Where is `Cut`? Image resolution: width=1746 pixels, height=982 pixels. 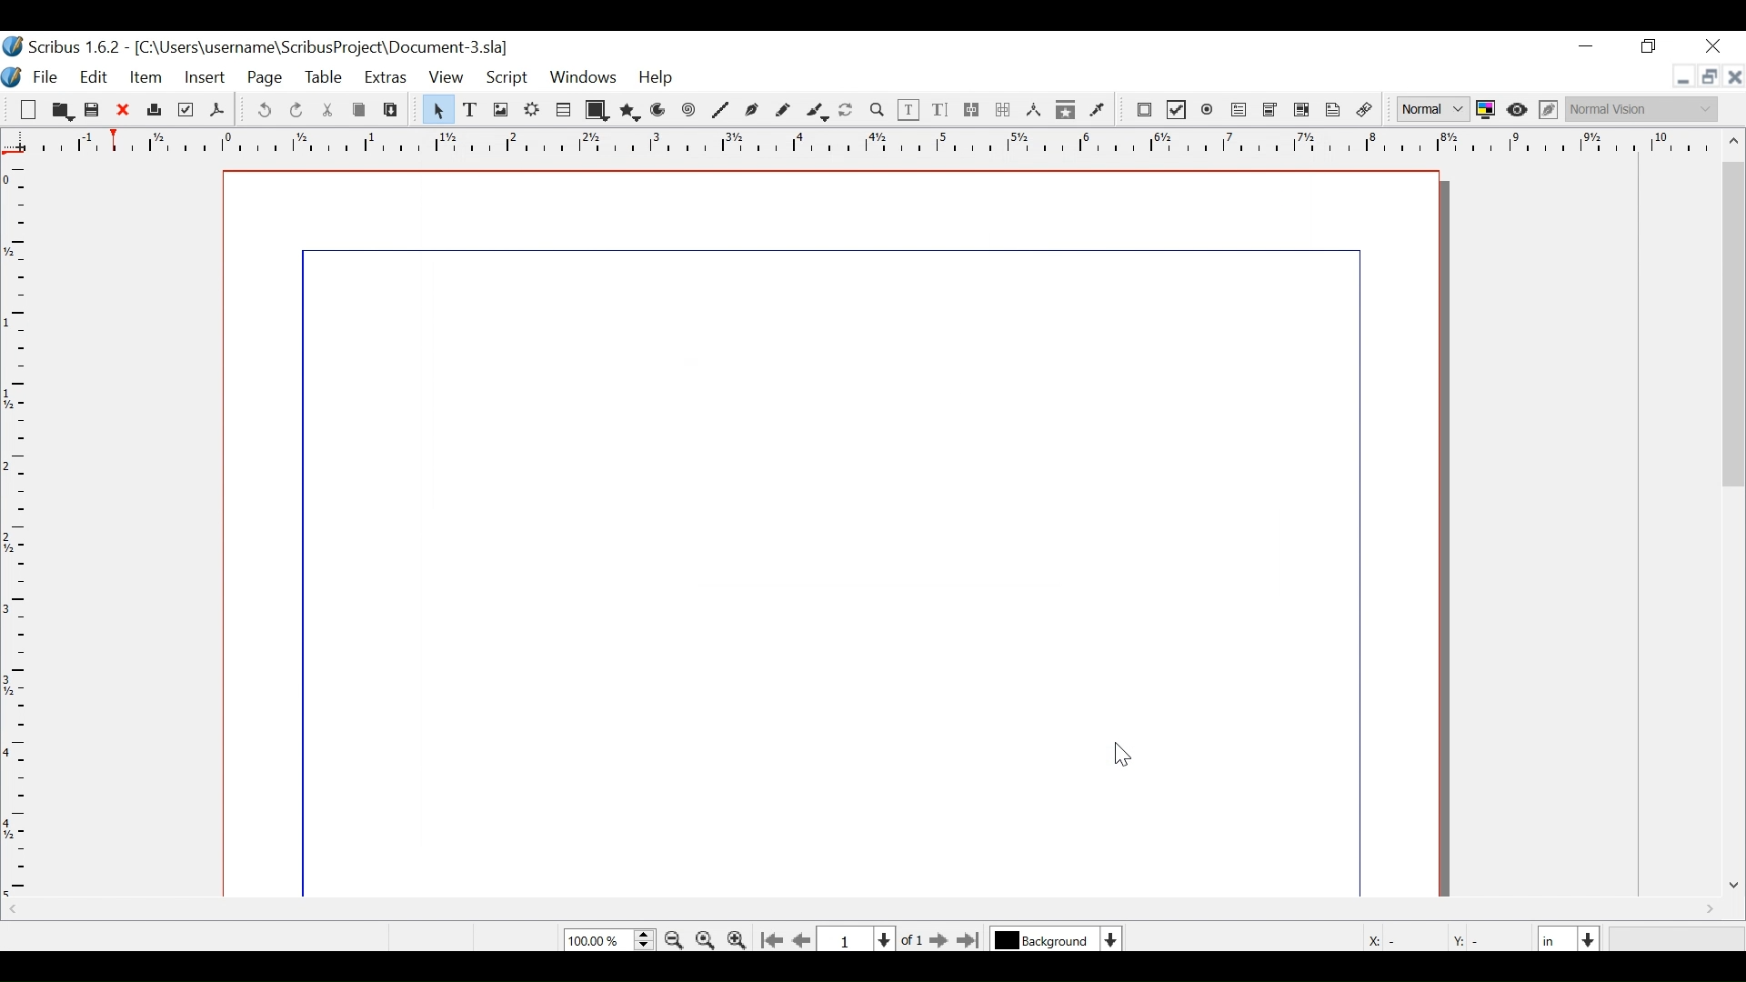
Cut is located at coordinates (329, 111).